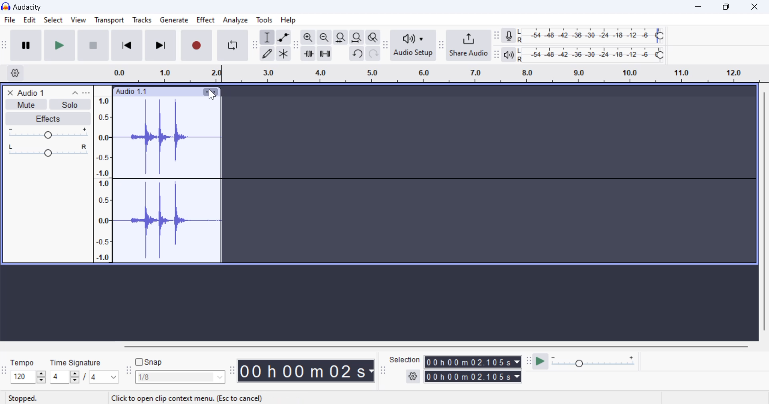 This screenshot has height=404, width=769. I want to click on Change position of respective level, so click(497, 45).